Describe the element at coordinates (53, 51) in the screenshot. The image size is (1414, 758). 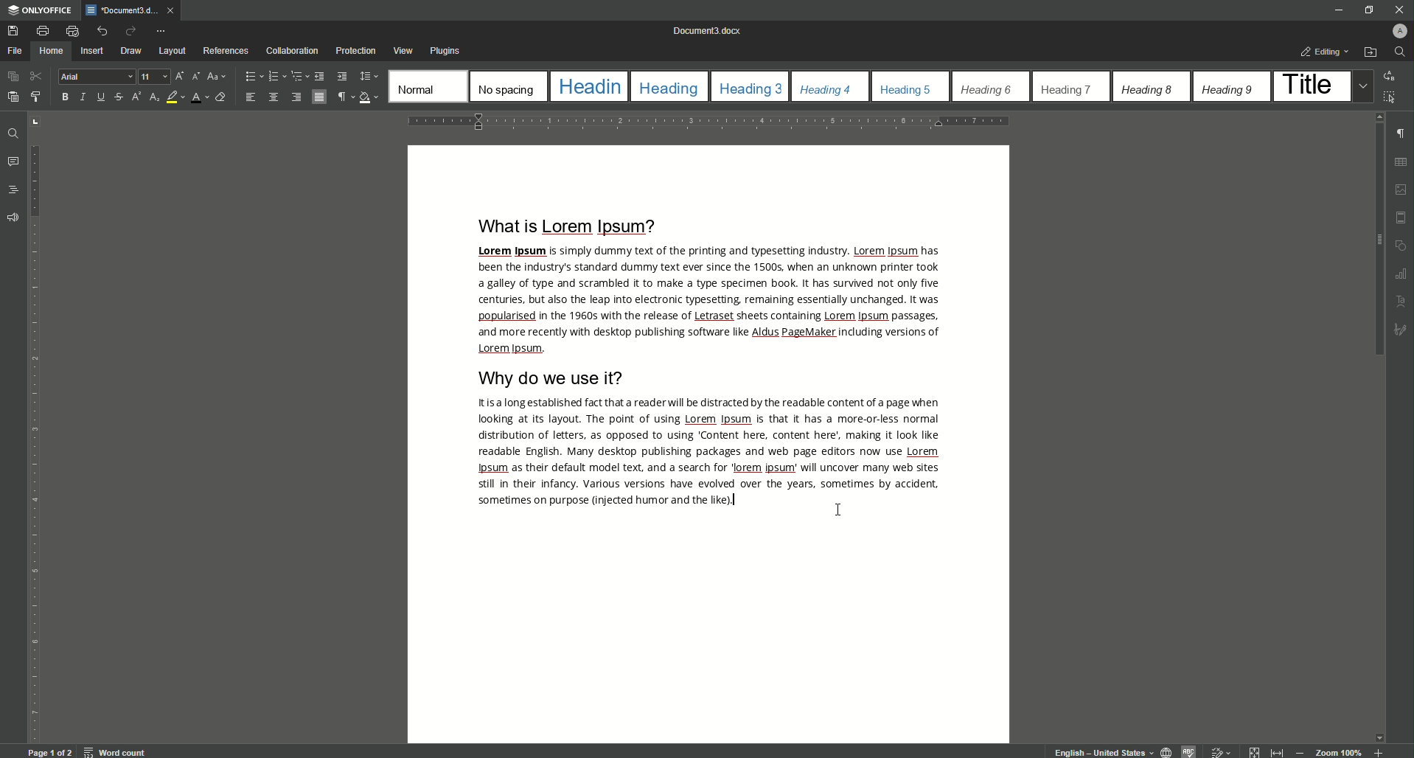
I see `Home` at that location.